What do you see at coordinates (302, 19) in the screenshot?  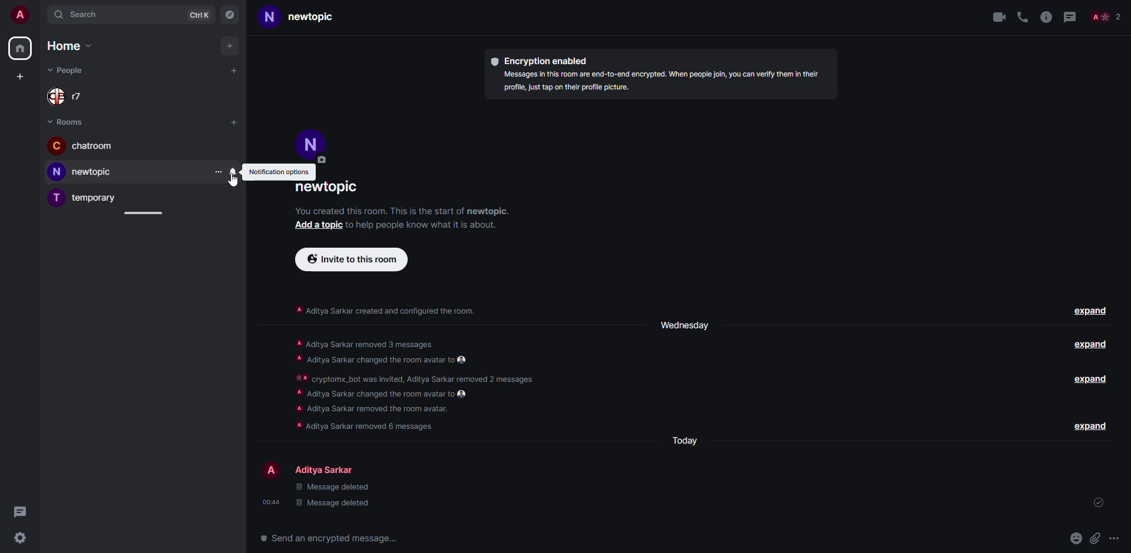 I see `room` at bounding box center [302, 19].